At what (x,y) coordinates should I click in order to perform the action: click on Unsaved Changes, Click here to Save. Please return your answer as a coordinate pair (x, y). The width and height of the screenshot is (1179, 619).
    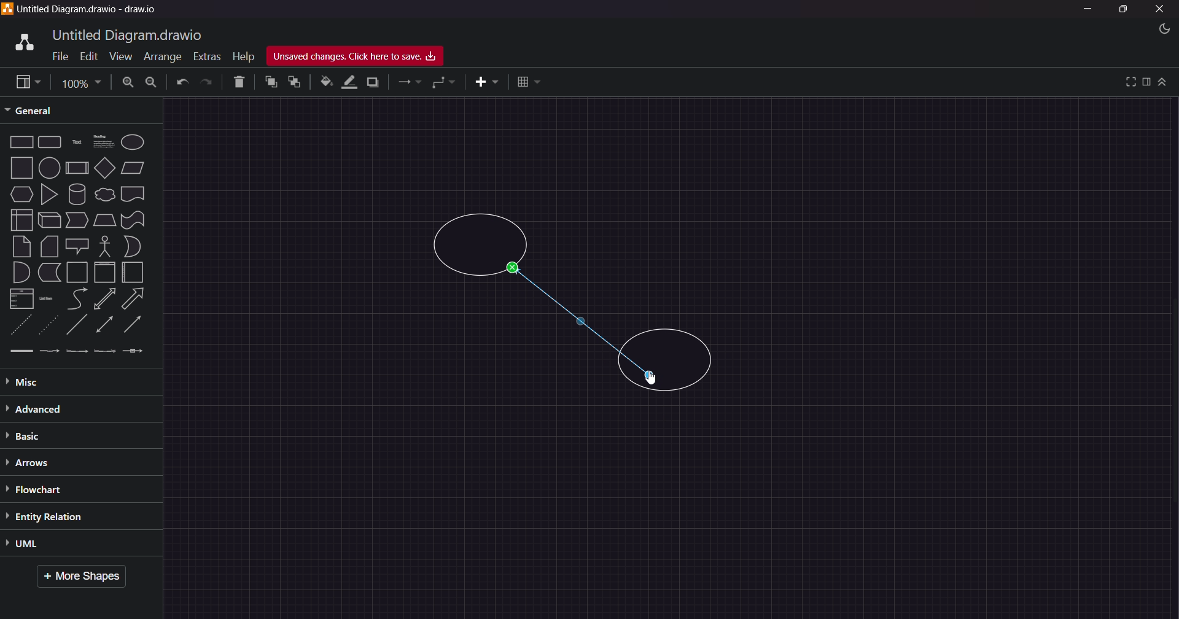
    Looking at the image, I should click on (360, 56).